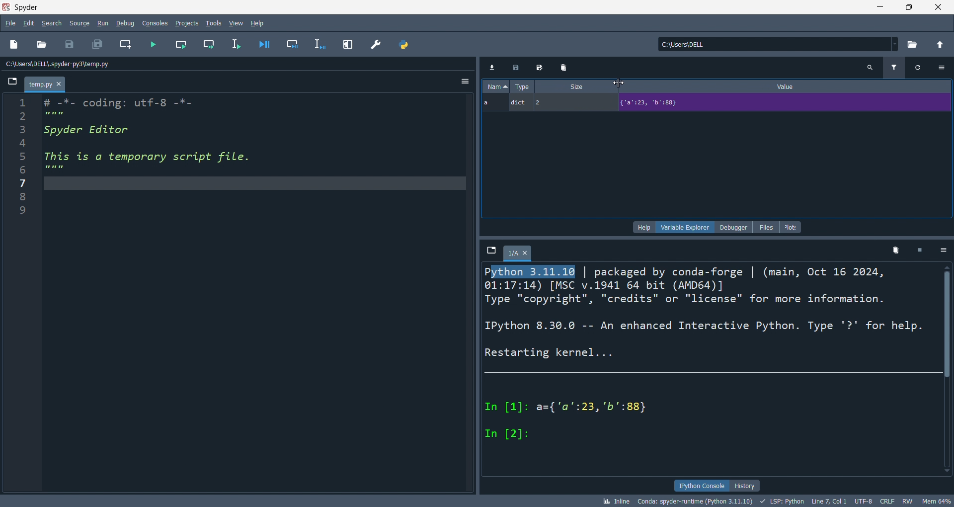 This screenshot has width=954, height=507. I want to click on variable explorer pane, so click(718, 165).